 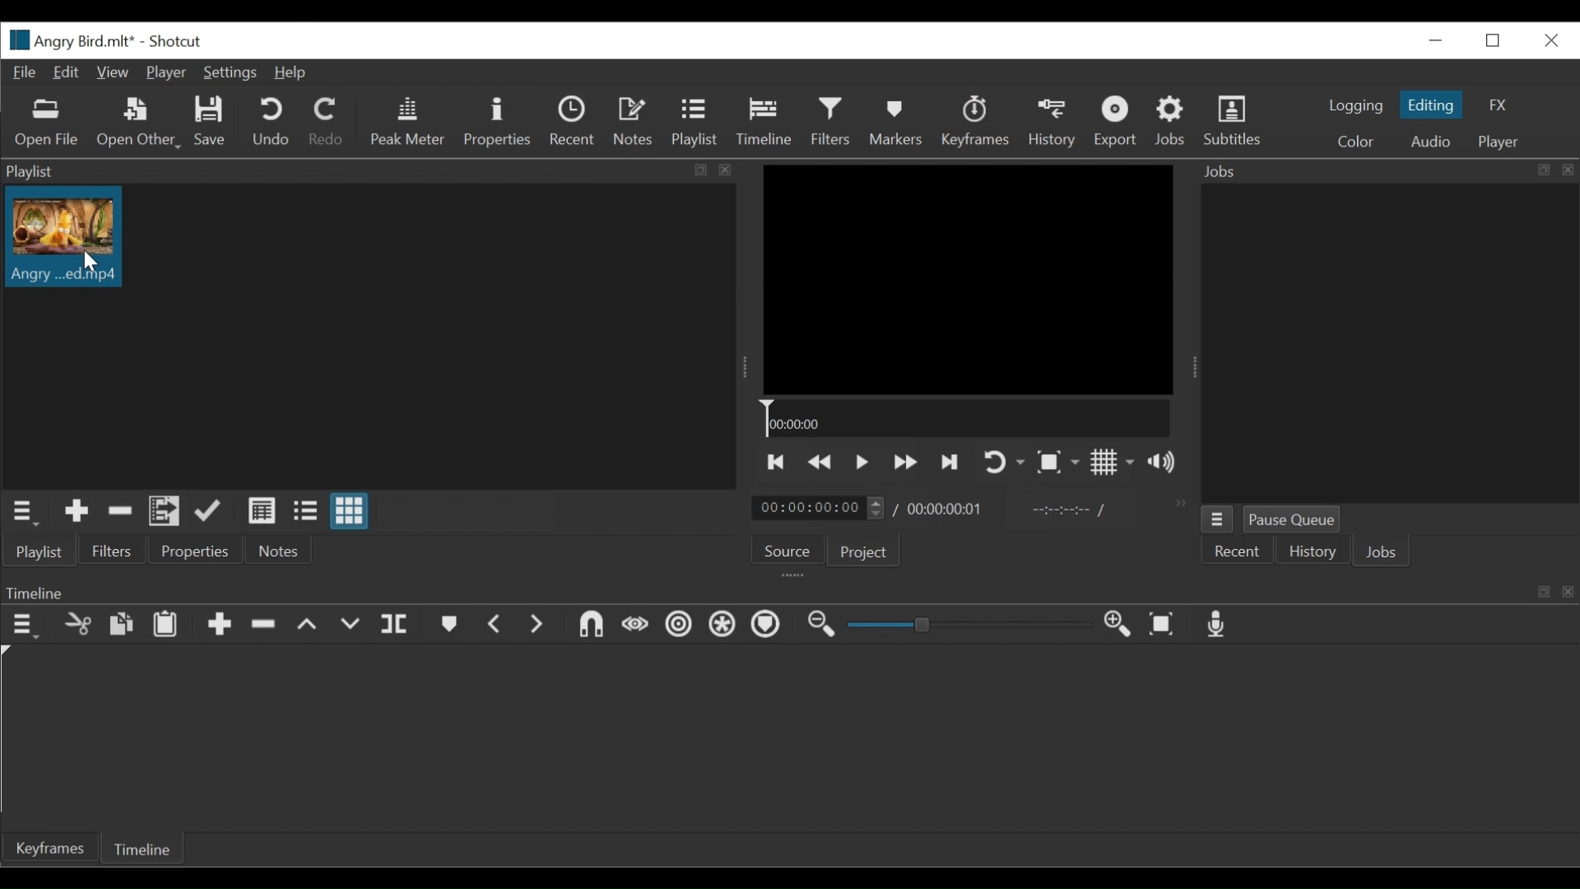 What do you see at coordinates (211, 123) in the screenshot?
I see `Save` at bounding box center [211, 123].